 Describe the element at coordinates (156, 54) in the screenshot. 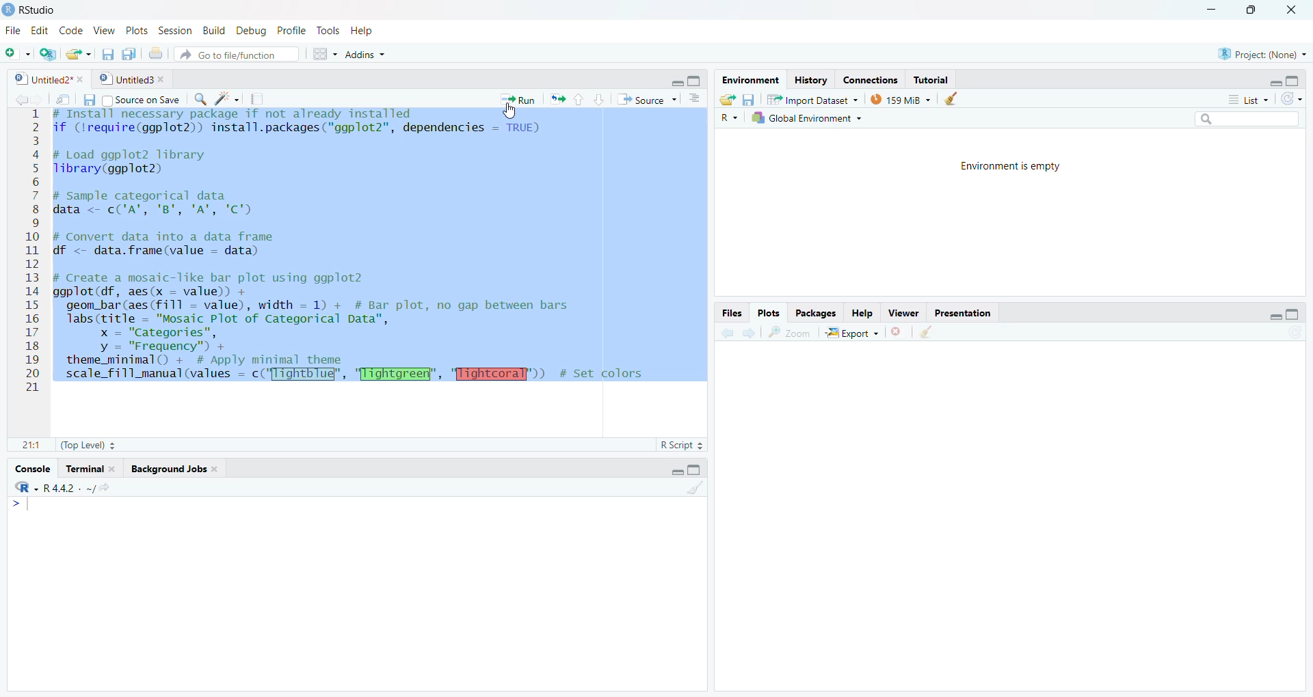

I see `Print` at that location.